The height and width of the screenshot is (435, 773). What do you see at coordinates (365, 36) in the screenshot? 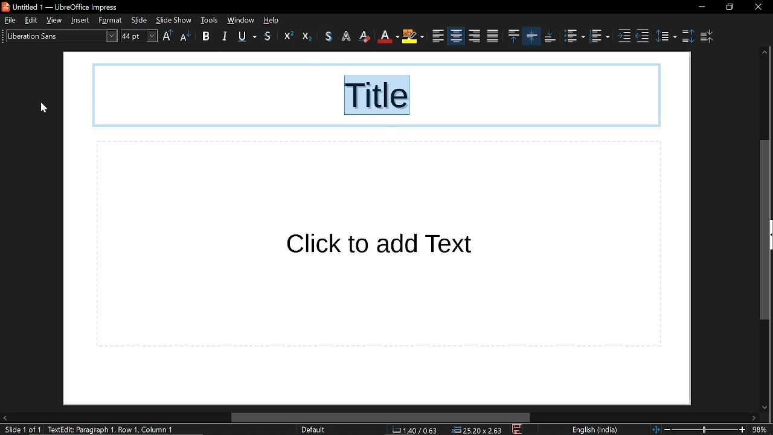
I see `text color` at bounding box center [365, 36].